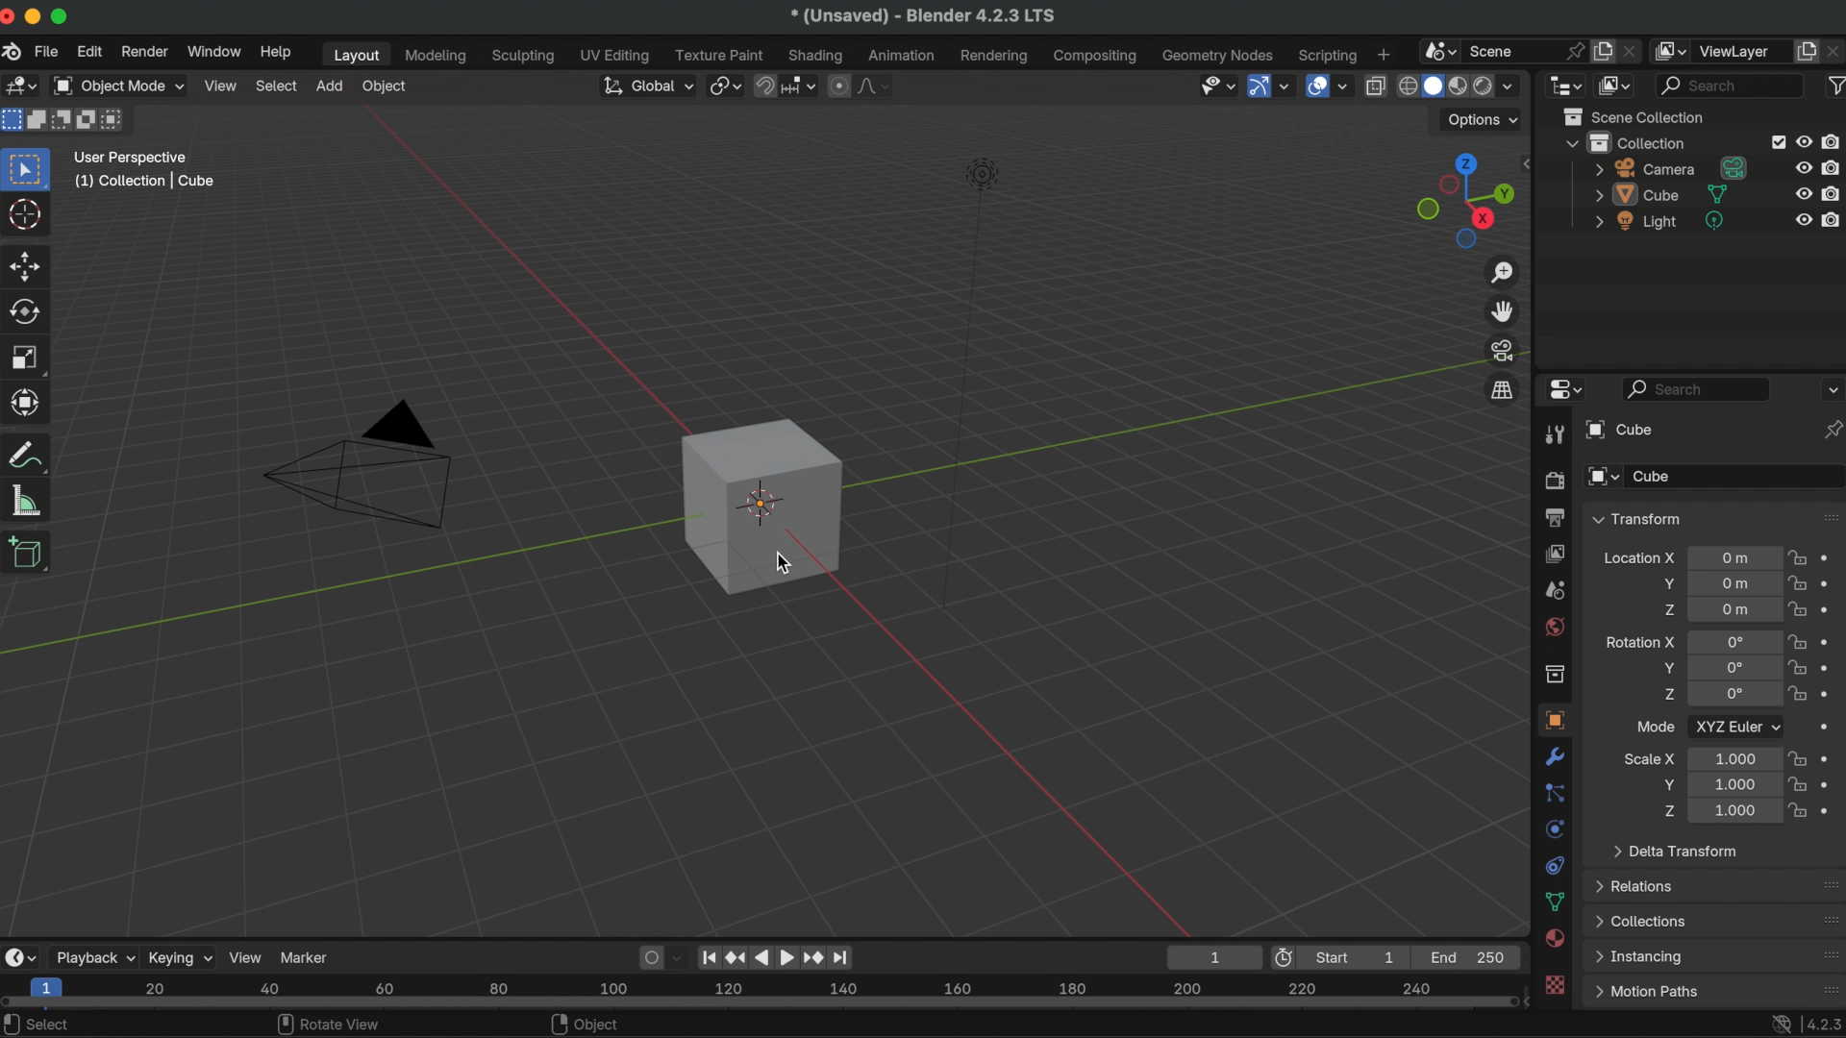  Describe the element at coordinates (774, 956) in the screenshot. I see `play animation` at that location.